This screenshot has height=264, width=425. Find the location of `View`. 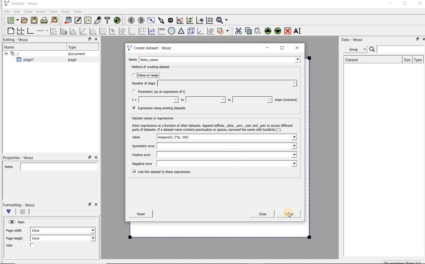

View is located at coordinates (28, 11).